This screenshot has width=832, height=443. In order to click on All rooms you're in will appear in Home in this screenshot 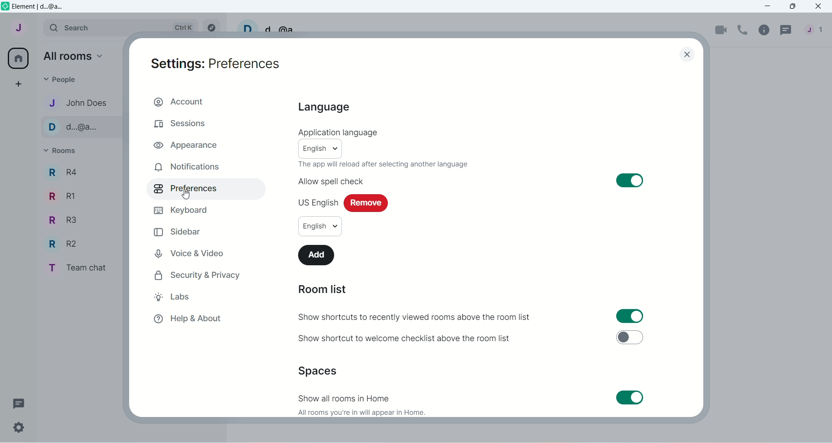, I will do `click(361, 412)`.